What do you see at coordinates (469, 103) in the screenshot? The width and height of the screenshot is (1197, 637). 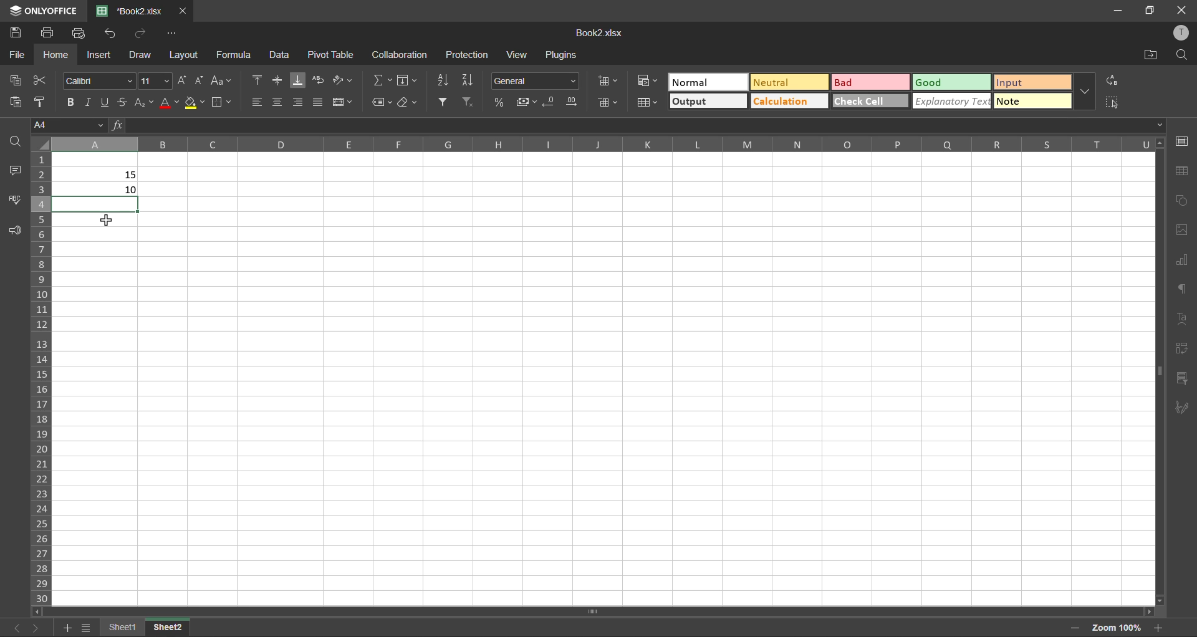 I see `clear filter` at bounding box center [469, 103].